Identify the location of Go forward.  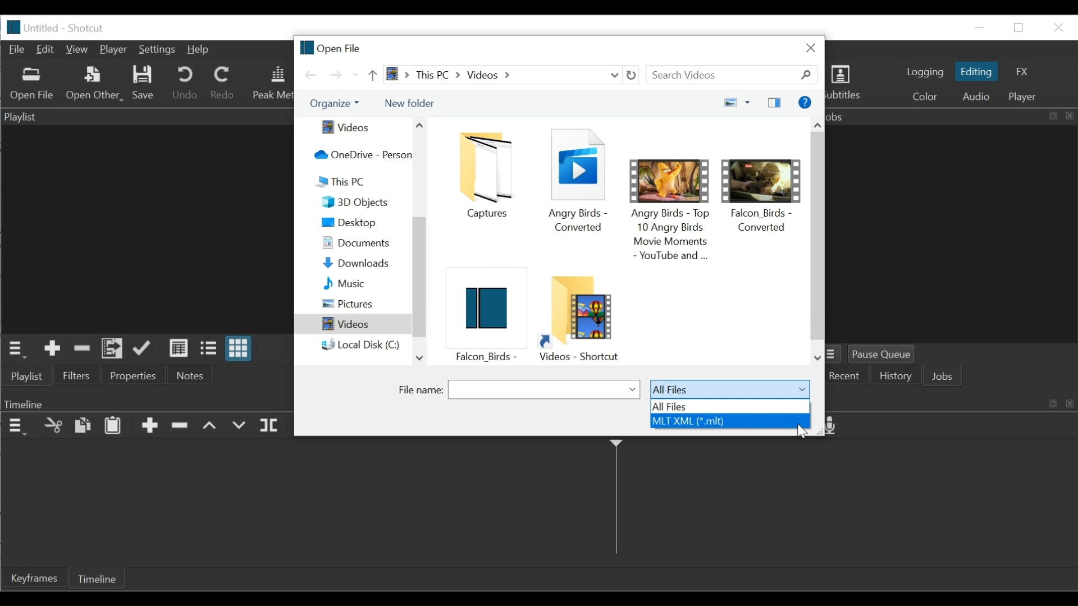
(335, 75).